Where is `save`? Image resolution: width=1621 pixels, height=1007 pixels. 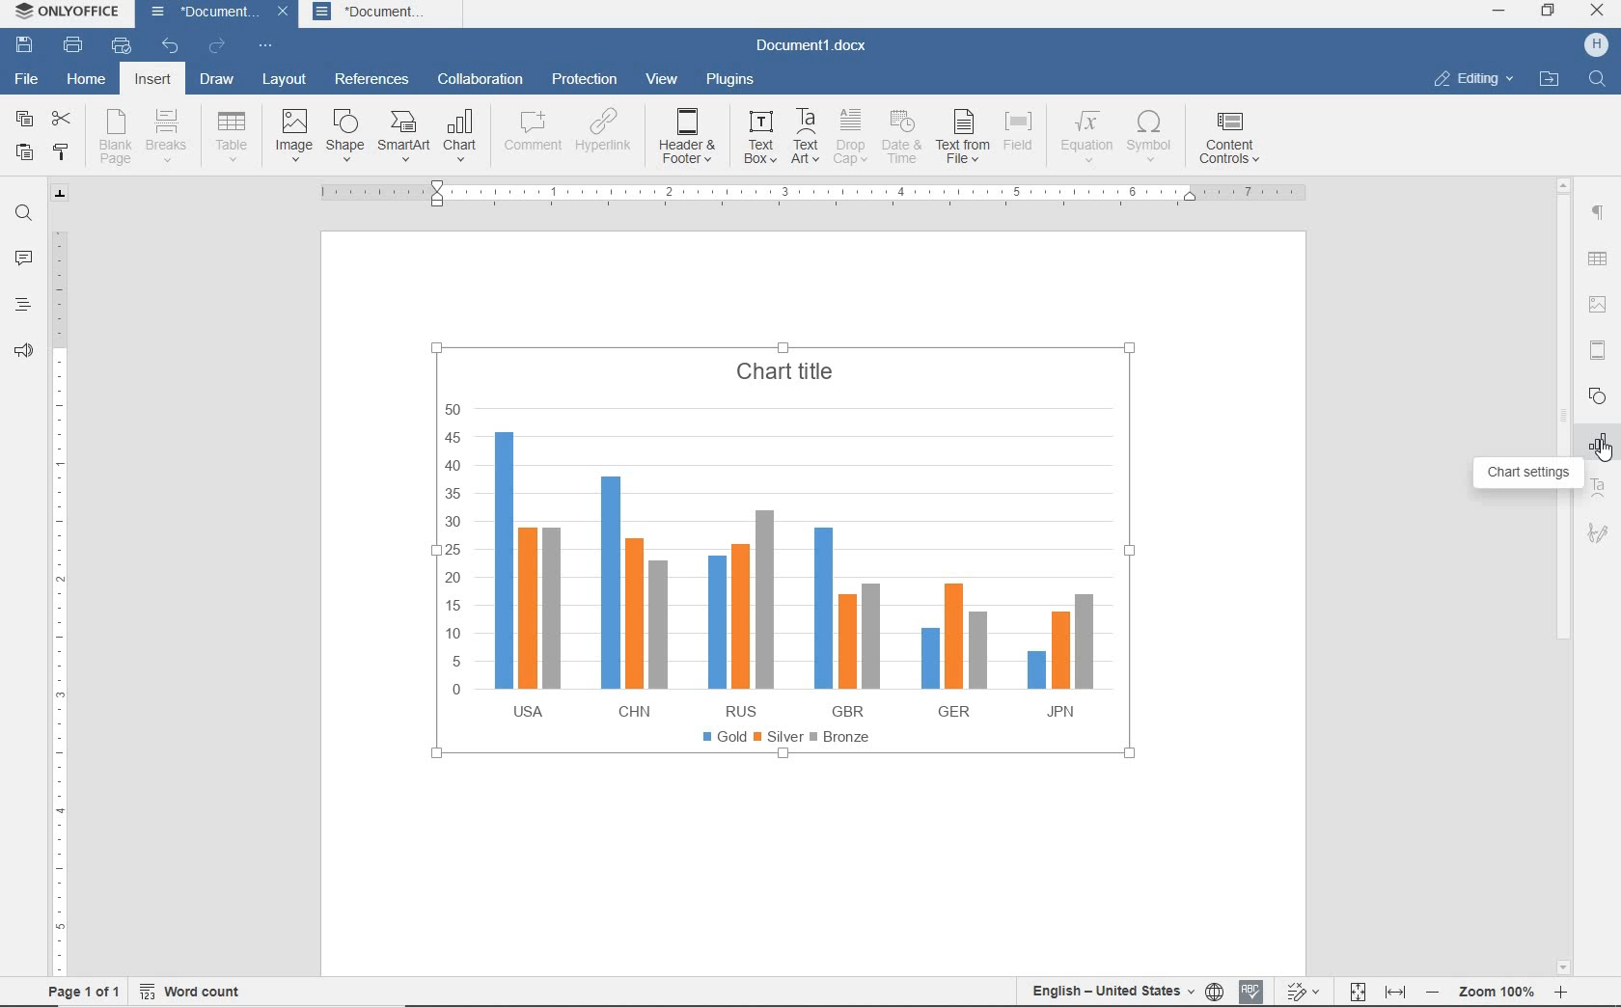 save is located at coordinates (25, 46).